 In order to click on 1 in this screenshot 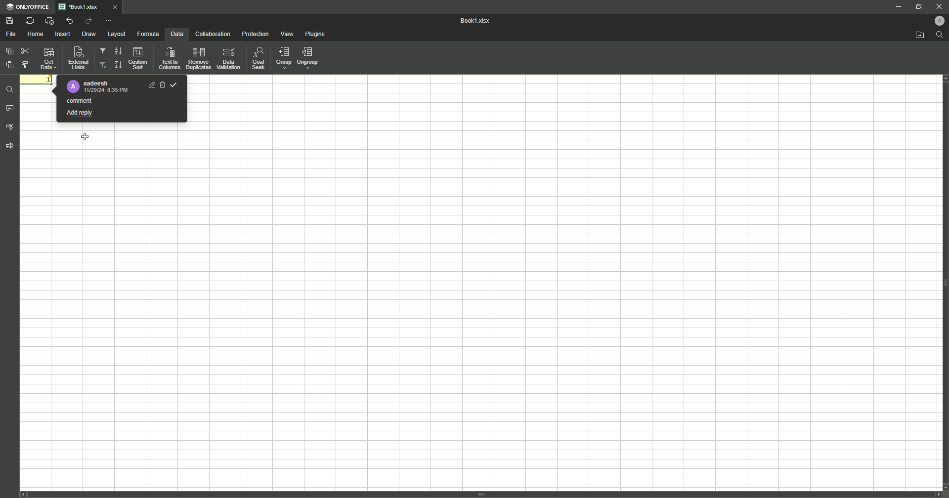, I will do `click(38, 79)`.